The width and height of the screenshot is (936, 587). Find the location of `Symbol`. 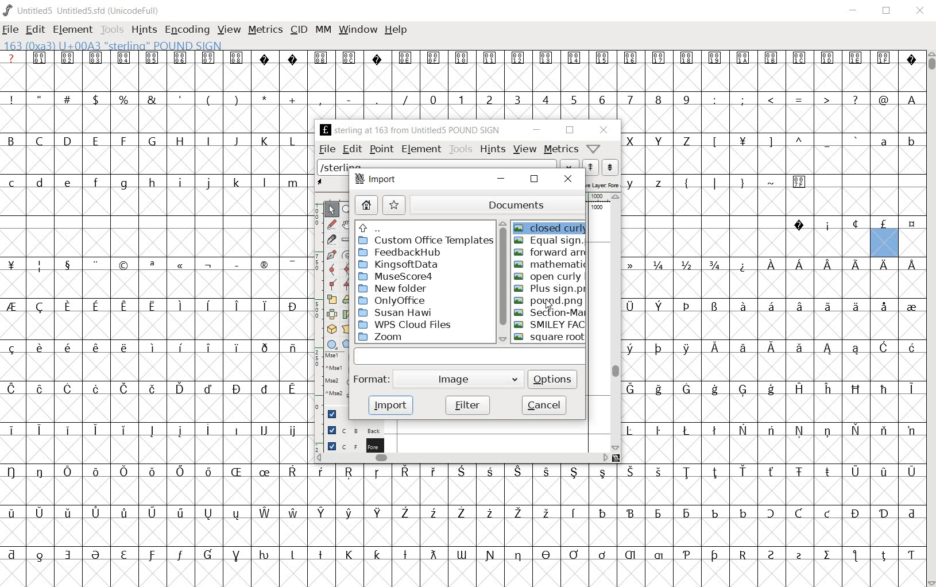

Symbol is located at coordinates (68, 307).